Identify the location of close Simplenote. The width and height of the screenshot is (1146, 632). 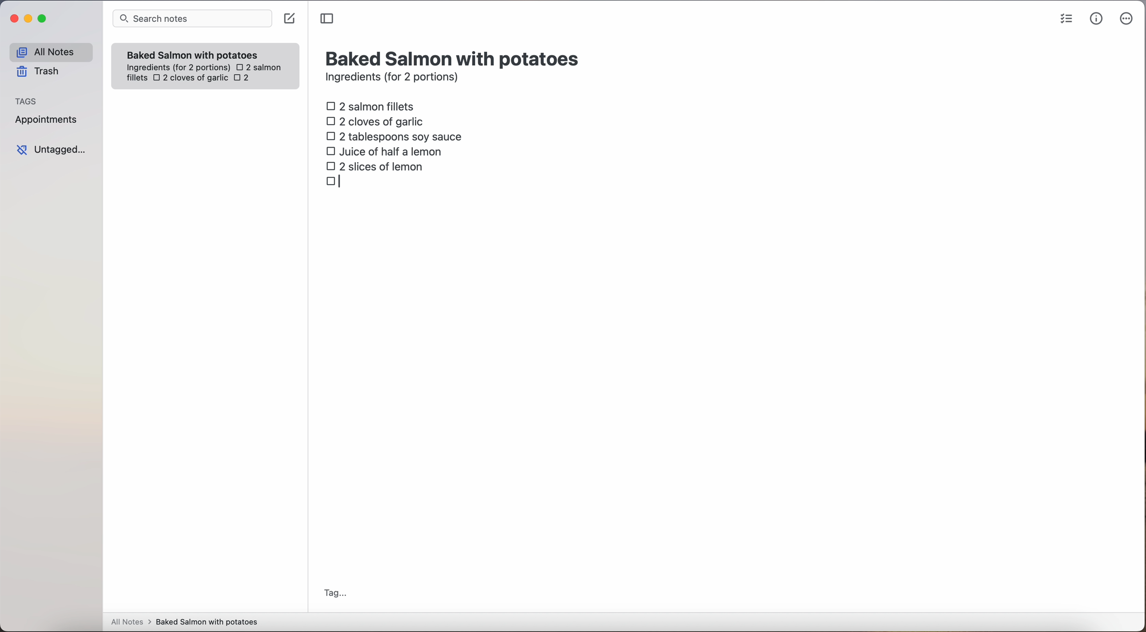
(13, 19).